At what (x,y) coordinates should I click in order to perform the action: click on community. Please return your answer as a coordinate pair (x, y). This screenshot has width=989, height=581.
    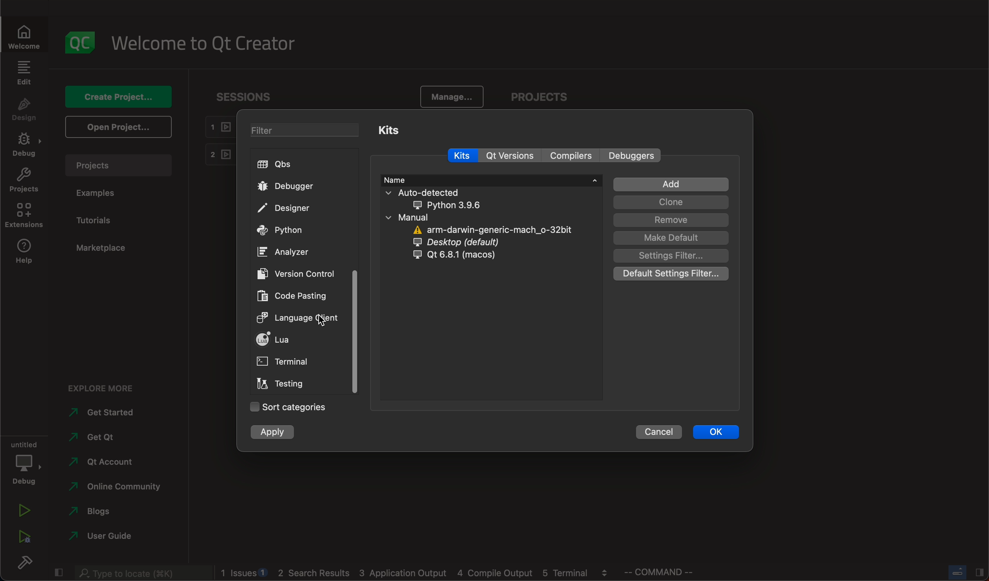
    Looking at the image, I should click on (120, 489).